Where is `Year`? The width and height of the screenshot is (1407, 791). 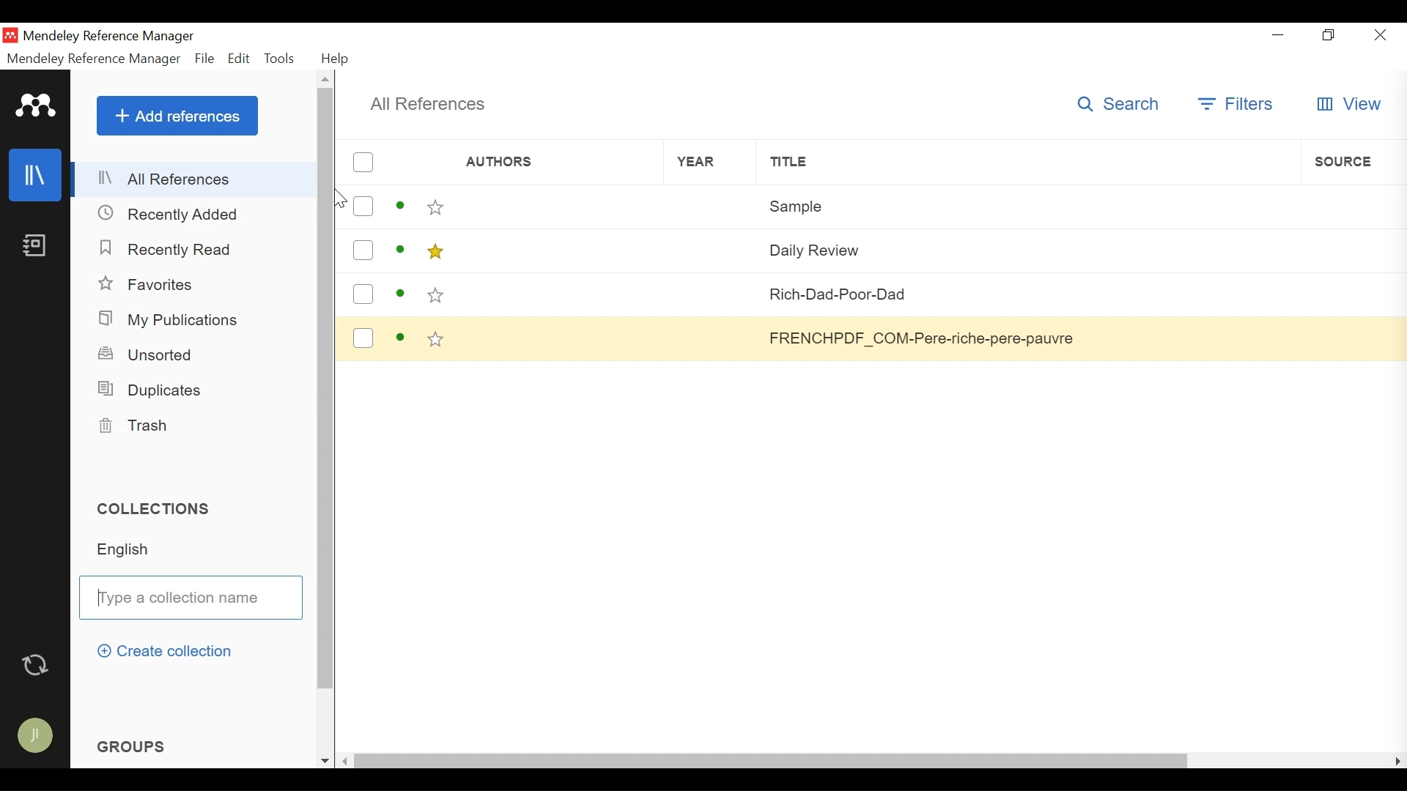 Year is located at coordinates (711, 249).